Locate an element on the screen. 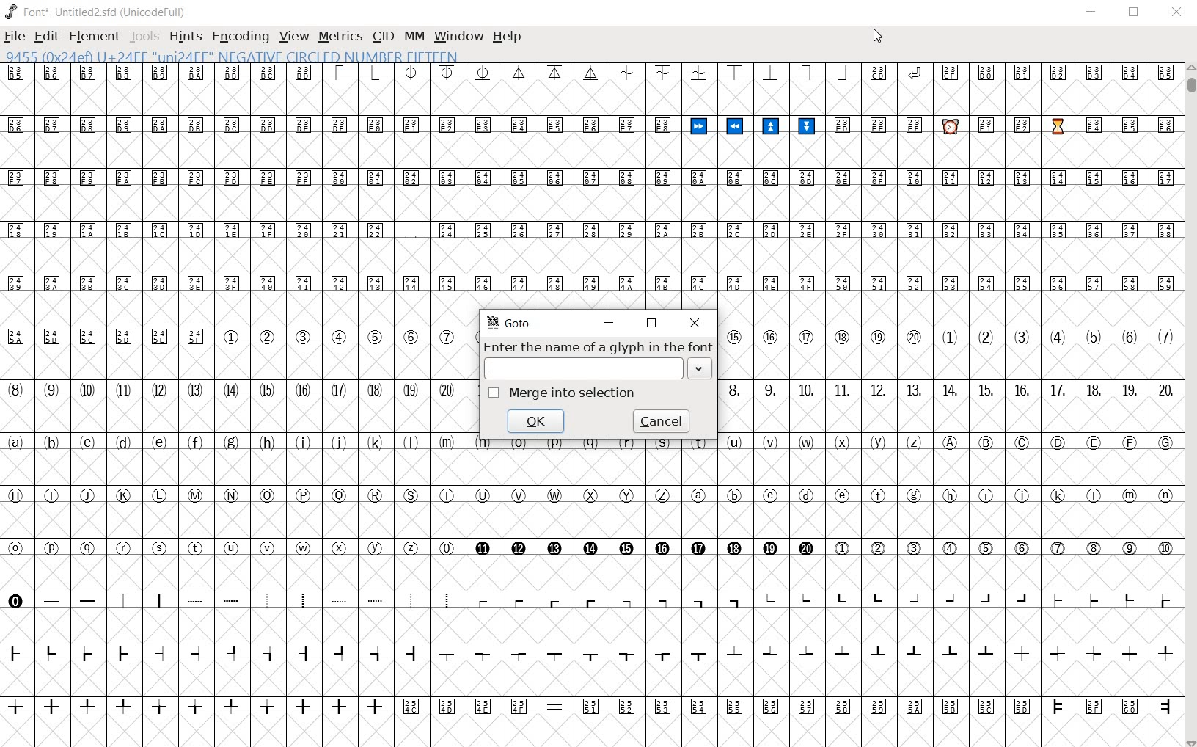 The width and height of the screenshot is (1197, 747). SCROLLBAR is located at coordinates (1190, 405).